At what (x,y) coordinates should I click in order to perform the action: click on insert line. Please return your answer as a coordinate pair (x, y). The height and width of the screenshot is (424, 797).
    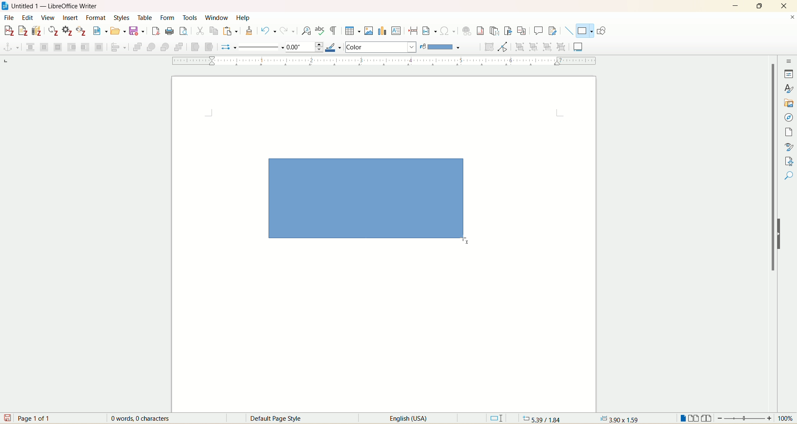
    Looking at the image, I should click on (569, 31).